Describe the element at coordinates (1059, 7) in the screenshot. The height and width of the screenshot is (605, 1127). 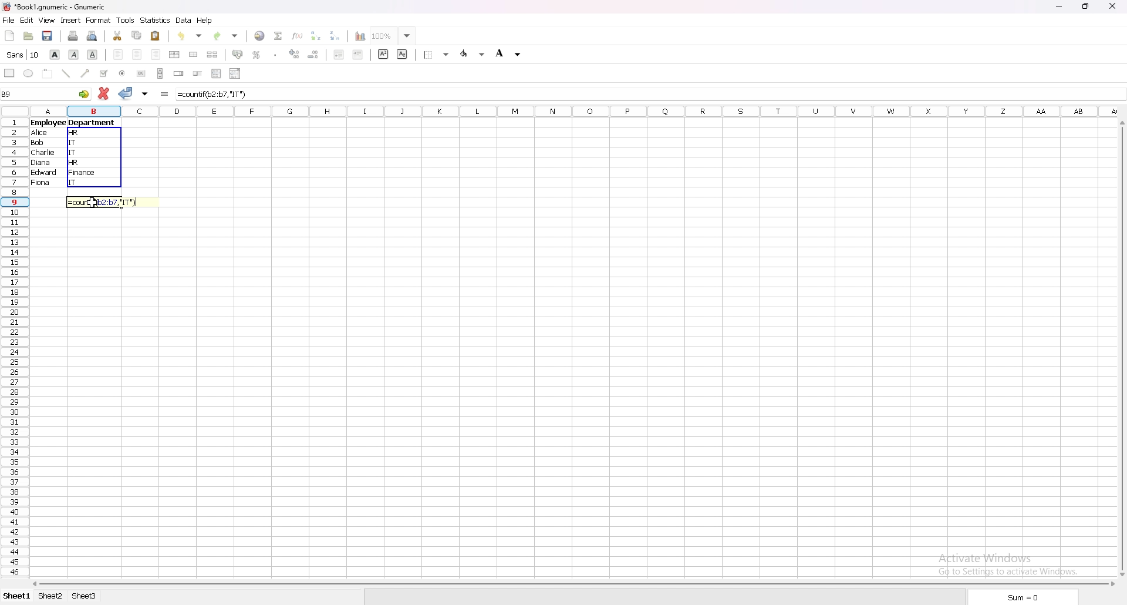
I see `minimize` at that location.